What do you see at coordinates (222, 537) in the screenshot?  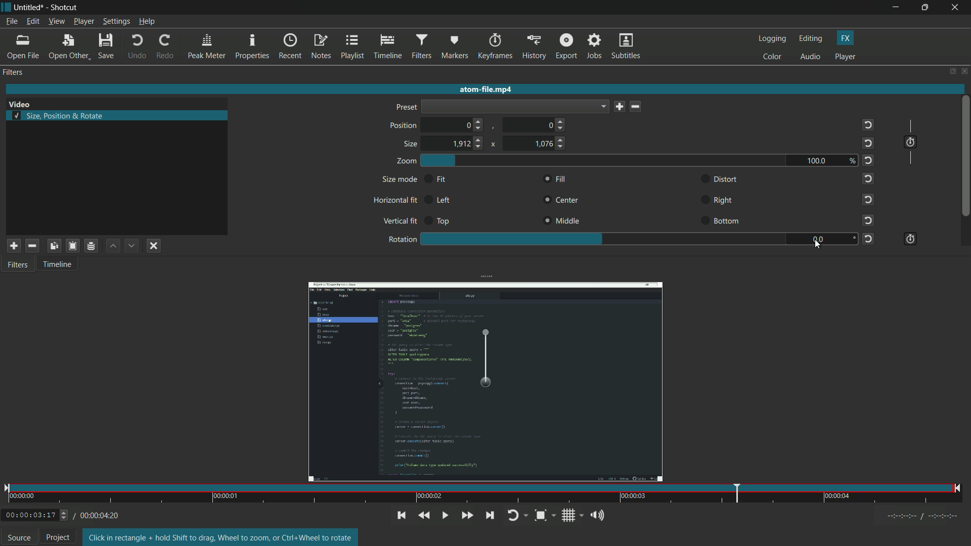 I see `text` at bounding box center [222, 537].